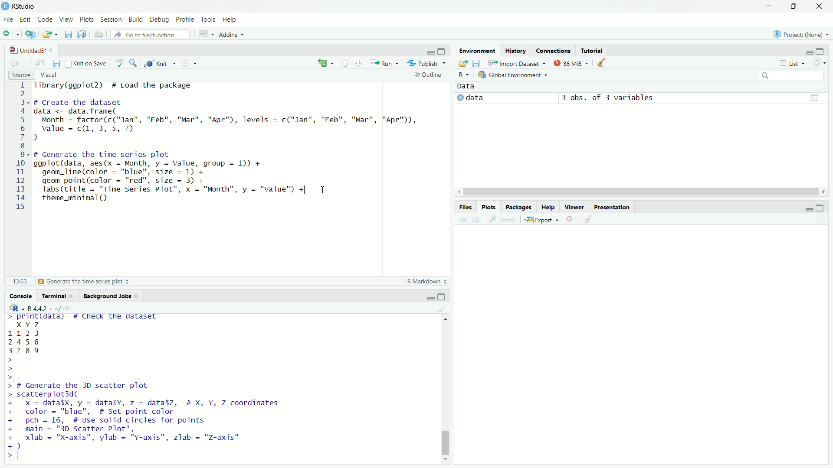  I want to click on R Markdown, so click(427, 282).